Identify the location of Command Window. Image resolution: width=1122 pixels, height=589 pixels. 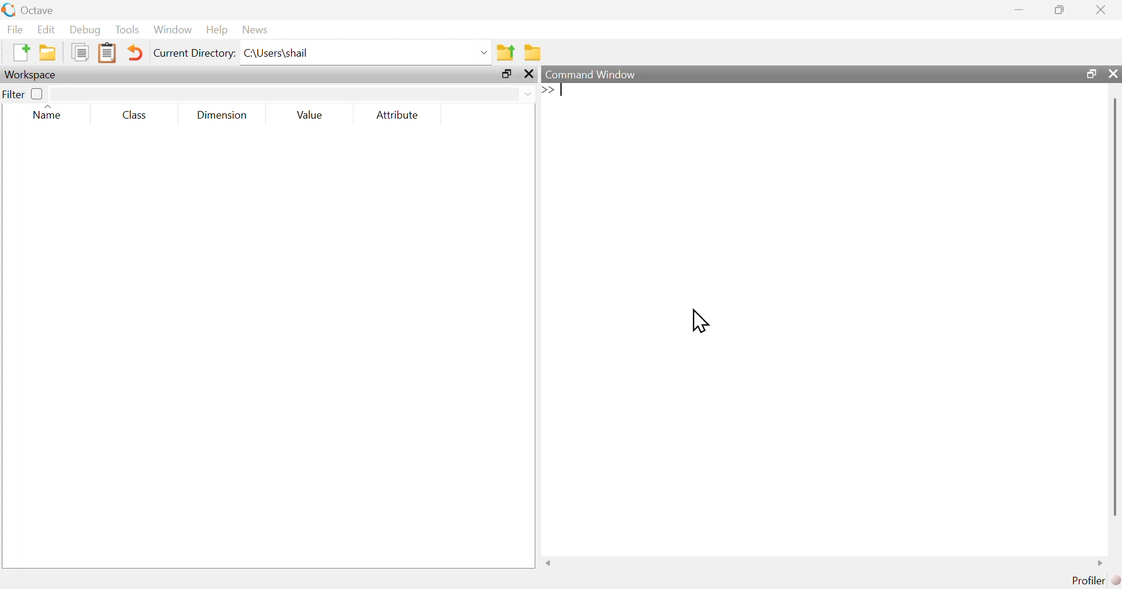
(591, 75).